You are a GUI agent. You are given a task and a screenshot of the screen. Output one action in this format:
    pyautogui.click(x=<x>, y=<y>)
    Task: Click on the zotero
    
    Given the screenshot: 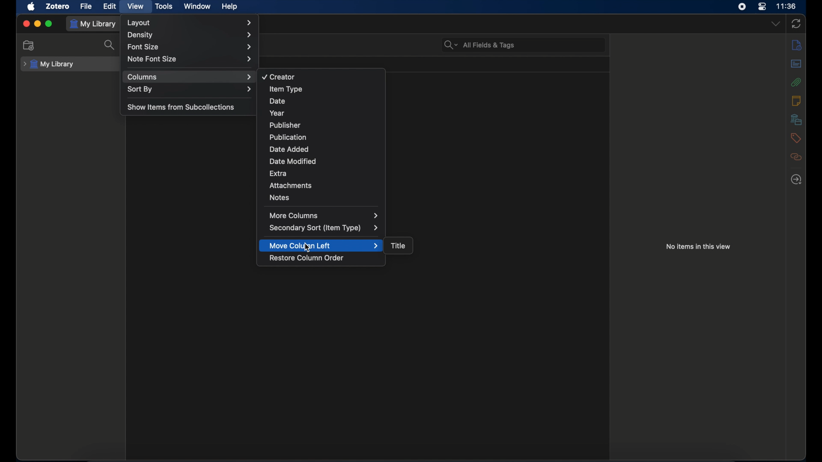 What is the action you would take?
    pyautogui.click(x=57, y=6)
    